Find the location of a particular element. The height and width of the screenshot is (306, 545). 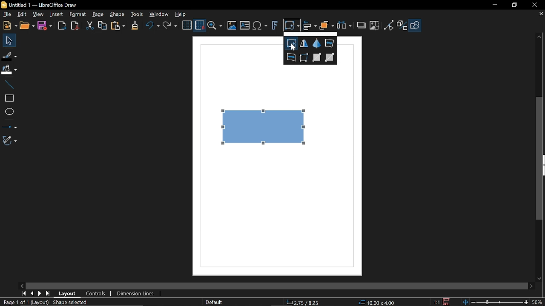

Set to circle is located at coordinates (291, 57).